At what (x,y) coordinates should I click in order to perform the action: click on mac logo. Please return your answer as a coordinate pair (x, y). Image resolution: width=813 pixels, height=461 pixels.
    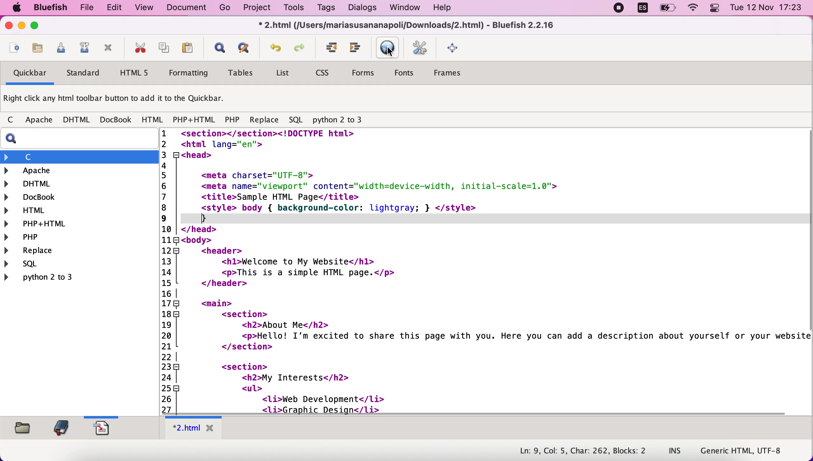
    Looking at the image, I should click on (19, 8).